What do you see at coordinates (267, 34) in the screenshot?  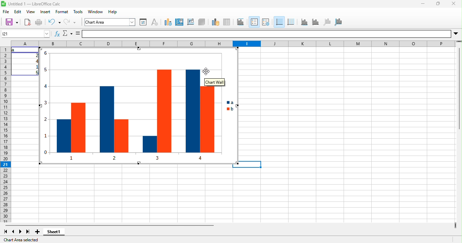 I see `formula bar` at bounding box center [267, 34].